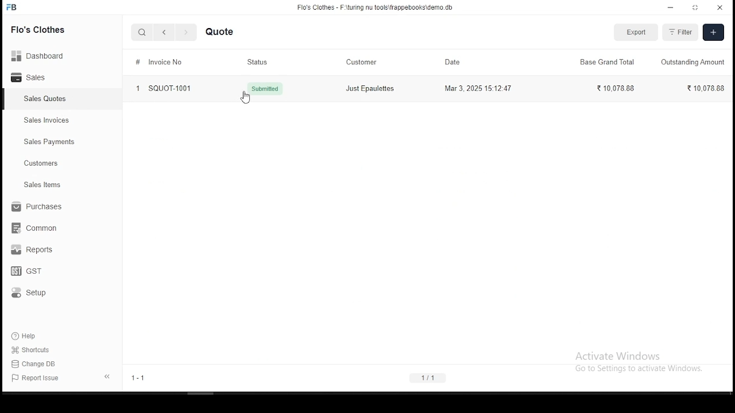 The height and width of the screenshot is (413, 735). I want to click on date, so click(453, 64).